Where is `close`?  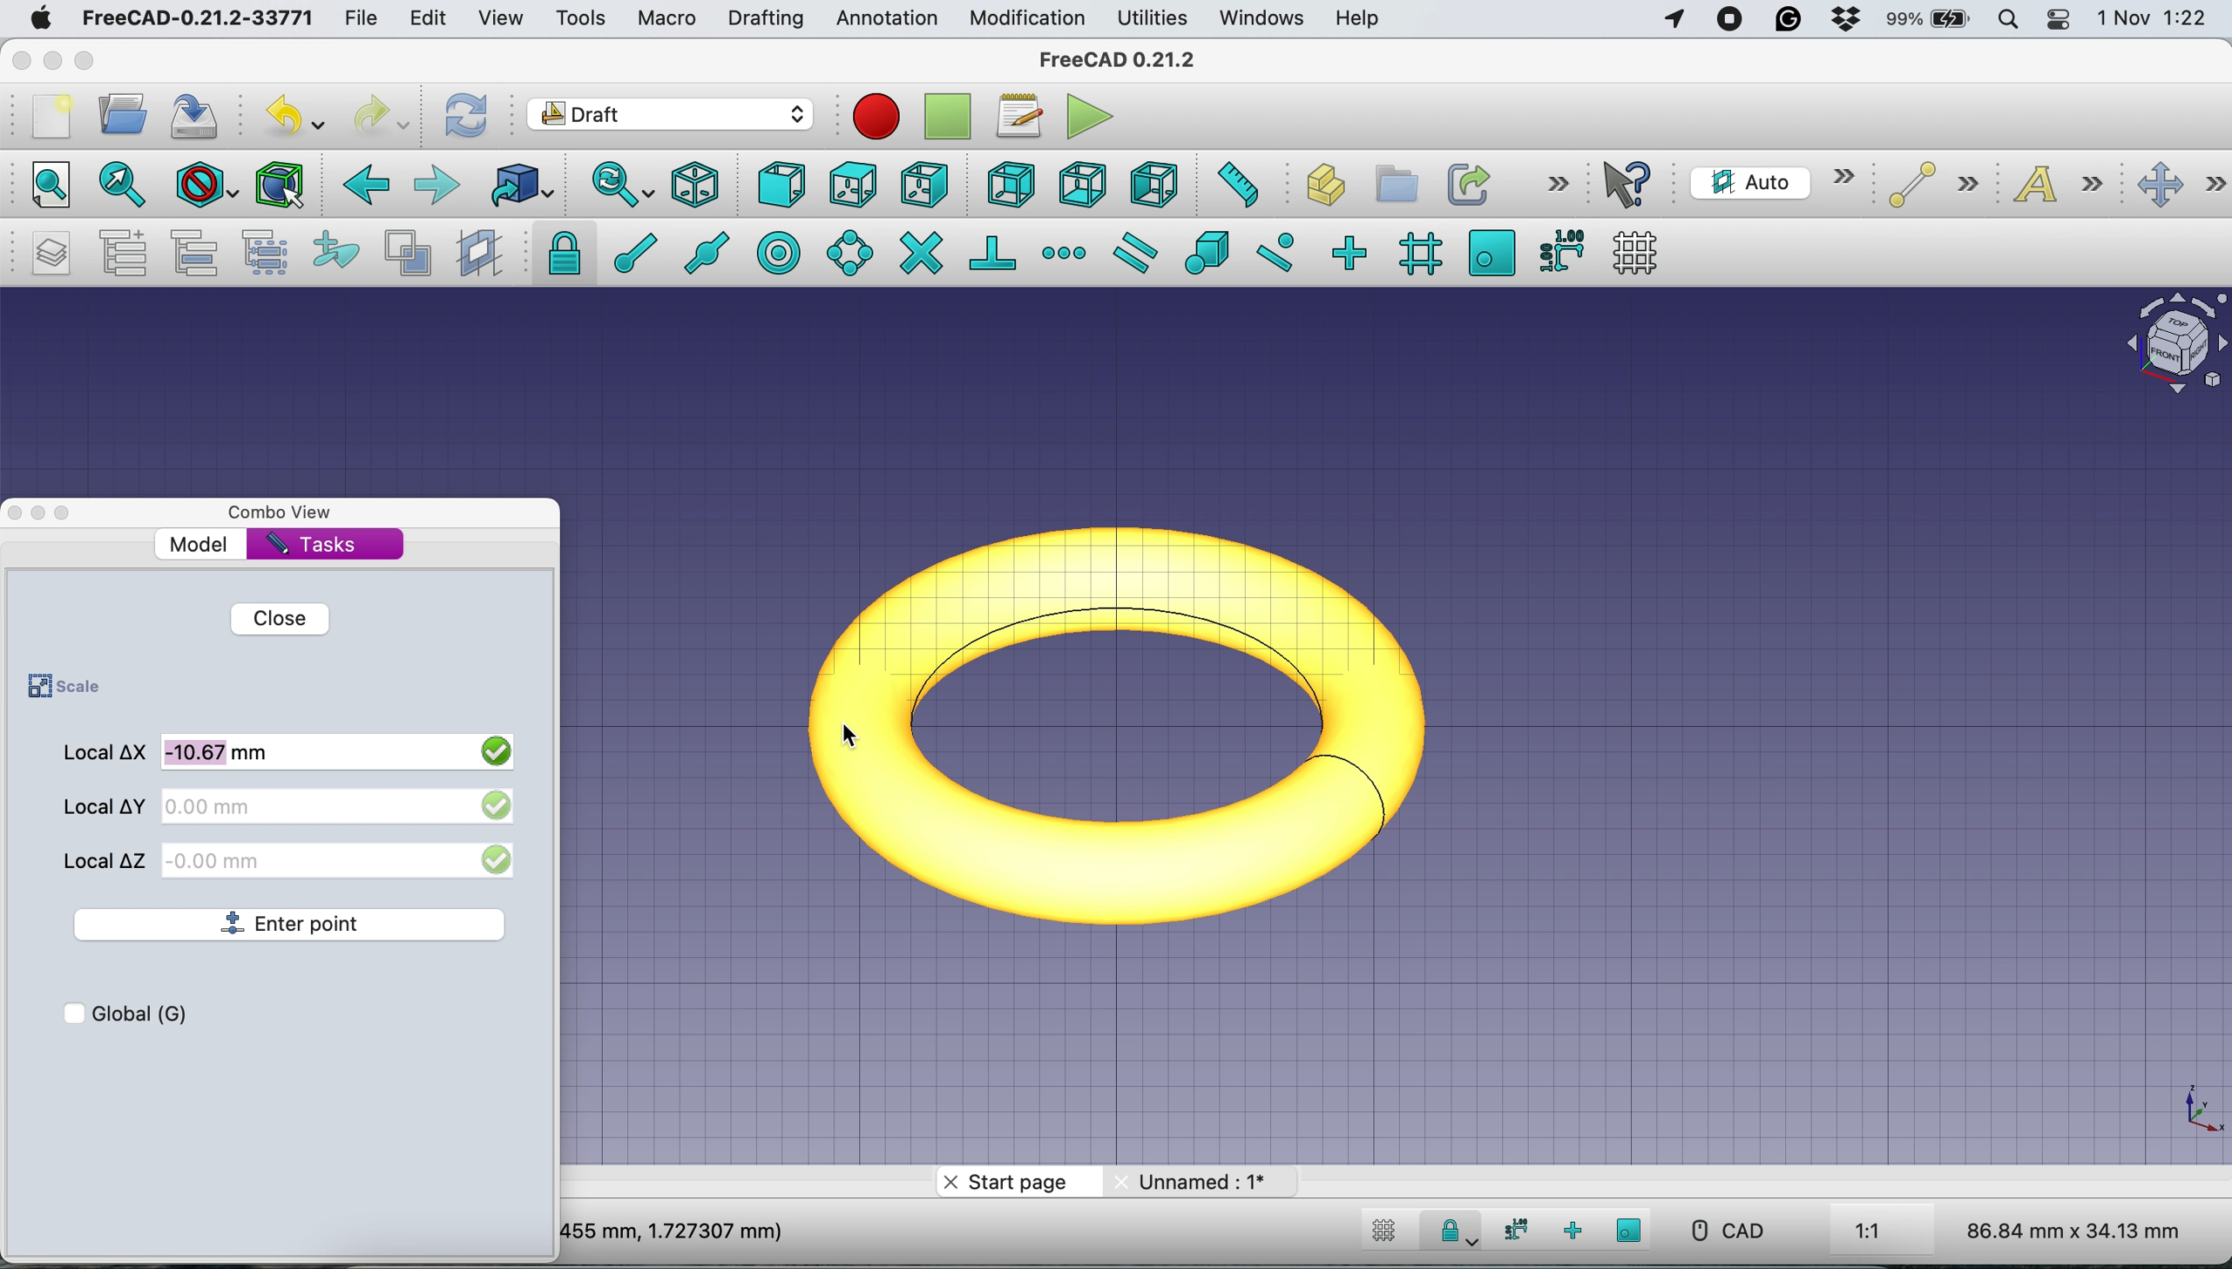
close is located at coordinates (277, 618).